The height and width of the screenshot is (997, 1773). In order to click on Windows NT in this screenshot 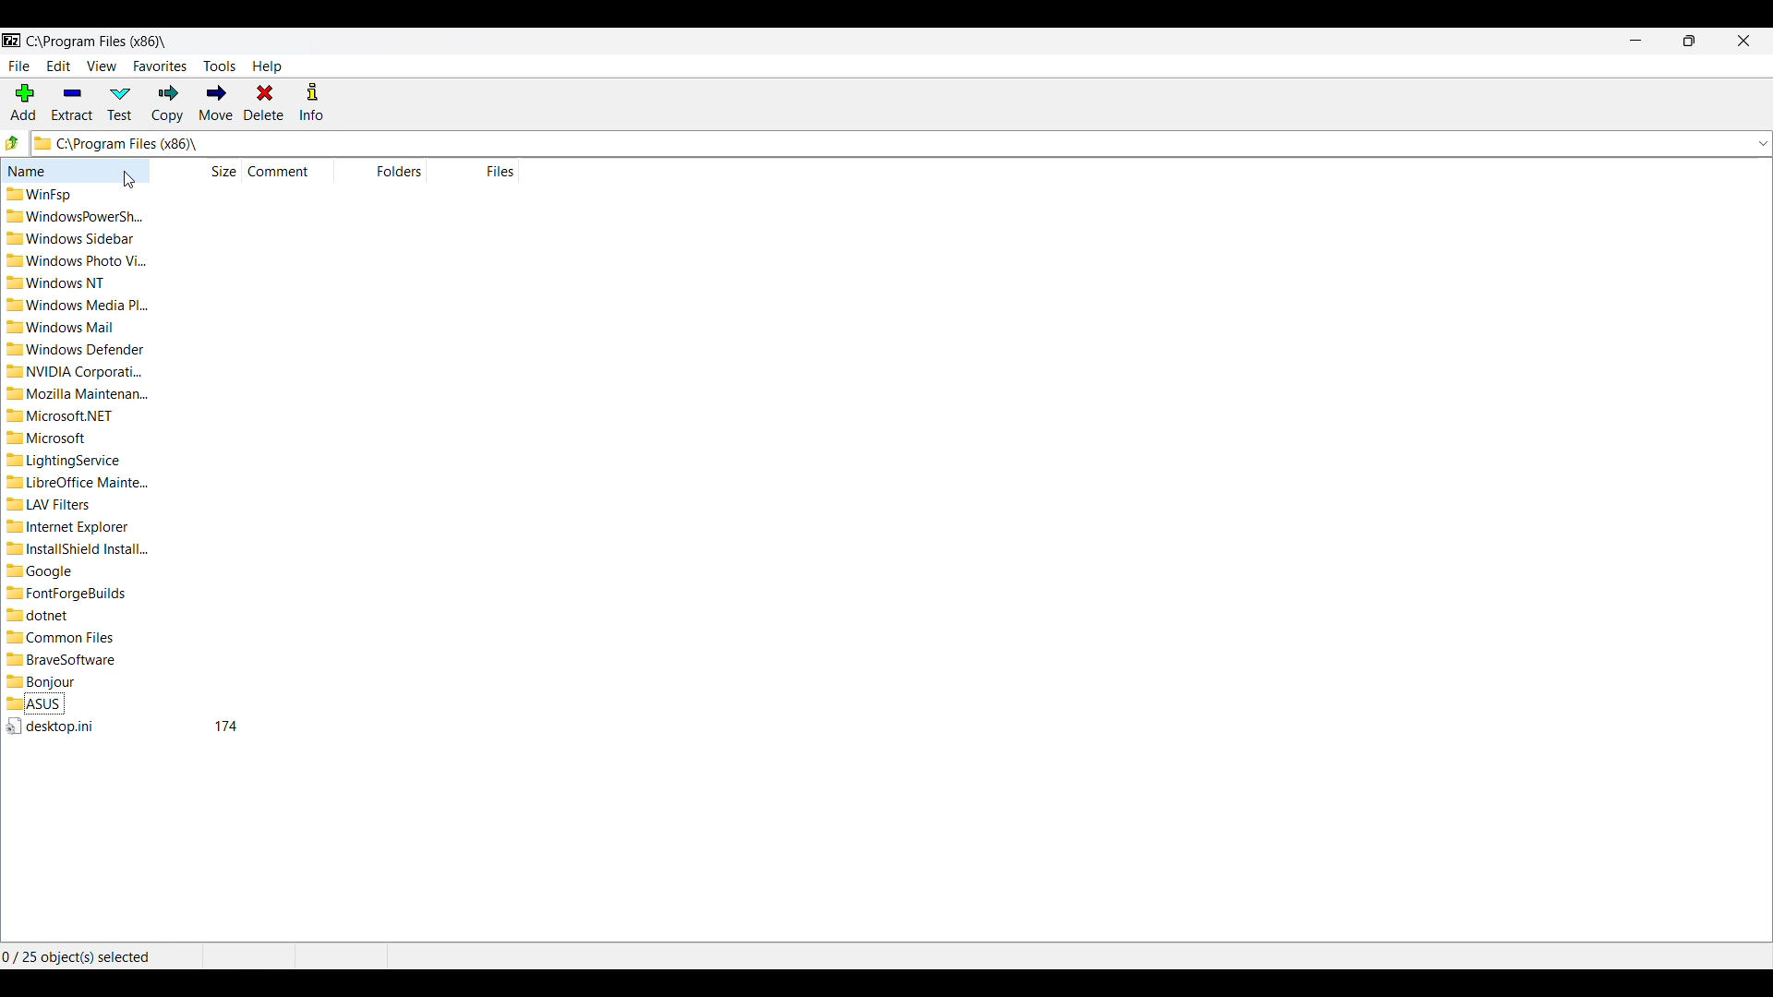, I will do `click(66, 283)`.